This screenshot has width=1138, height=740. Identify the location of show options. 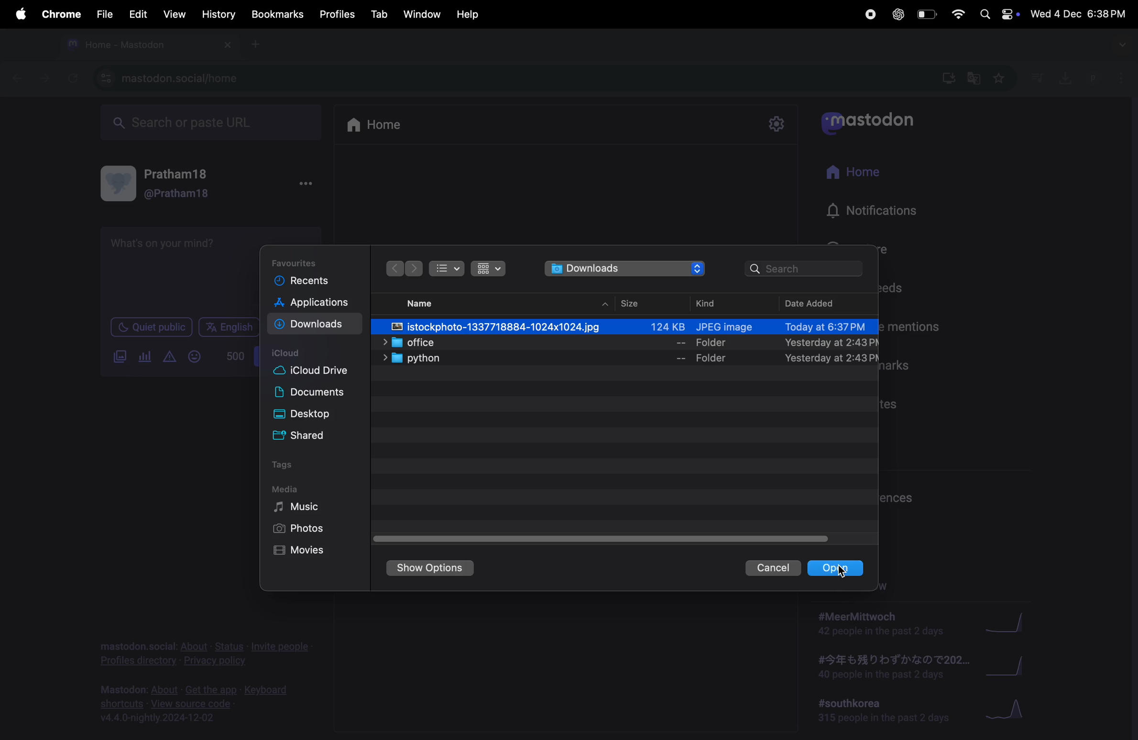
(431, 568).